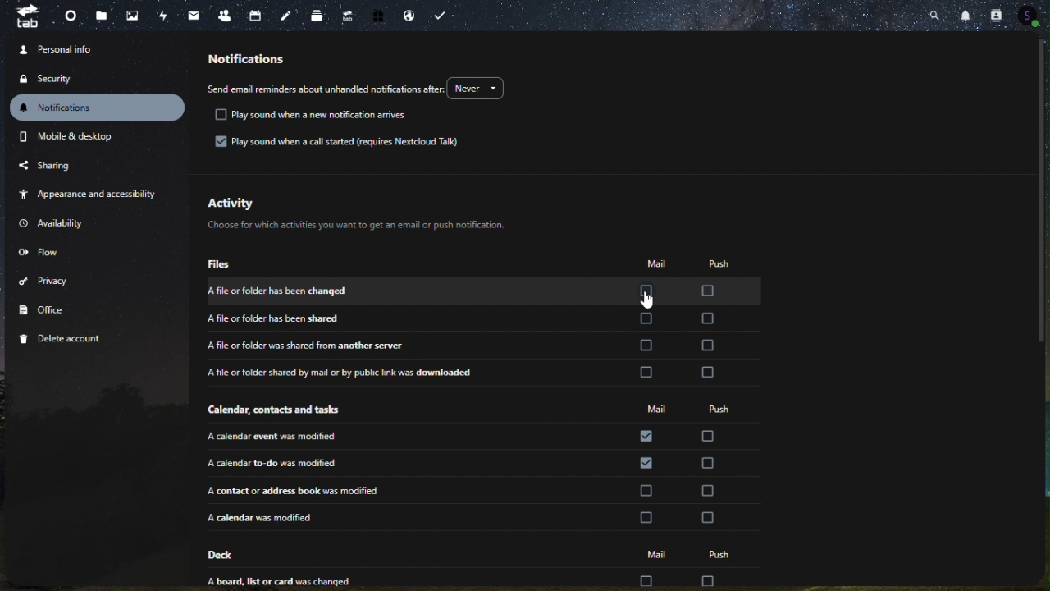 Image resolution: width=1050 pixels, height=591 pixels. Describe the element at coordinates (477, 89) in the screenshot. I see `Never` at that location.